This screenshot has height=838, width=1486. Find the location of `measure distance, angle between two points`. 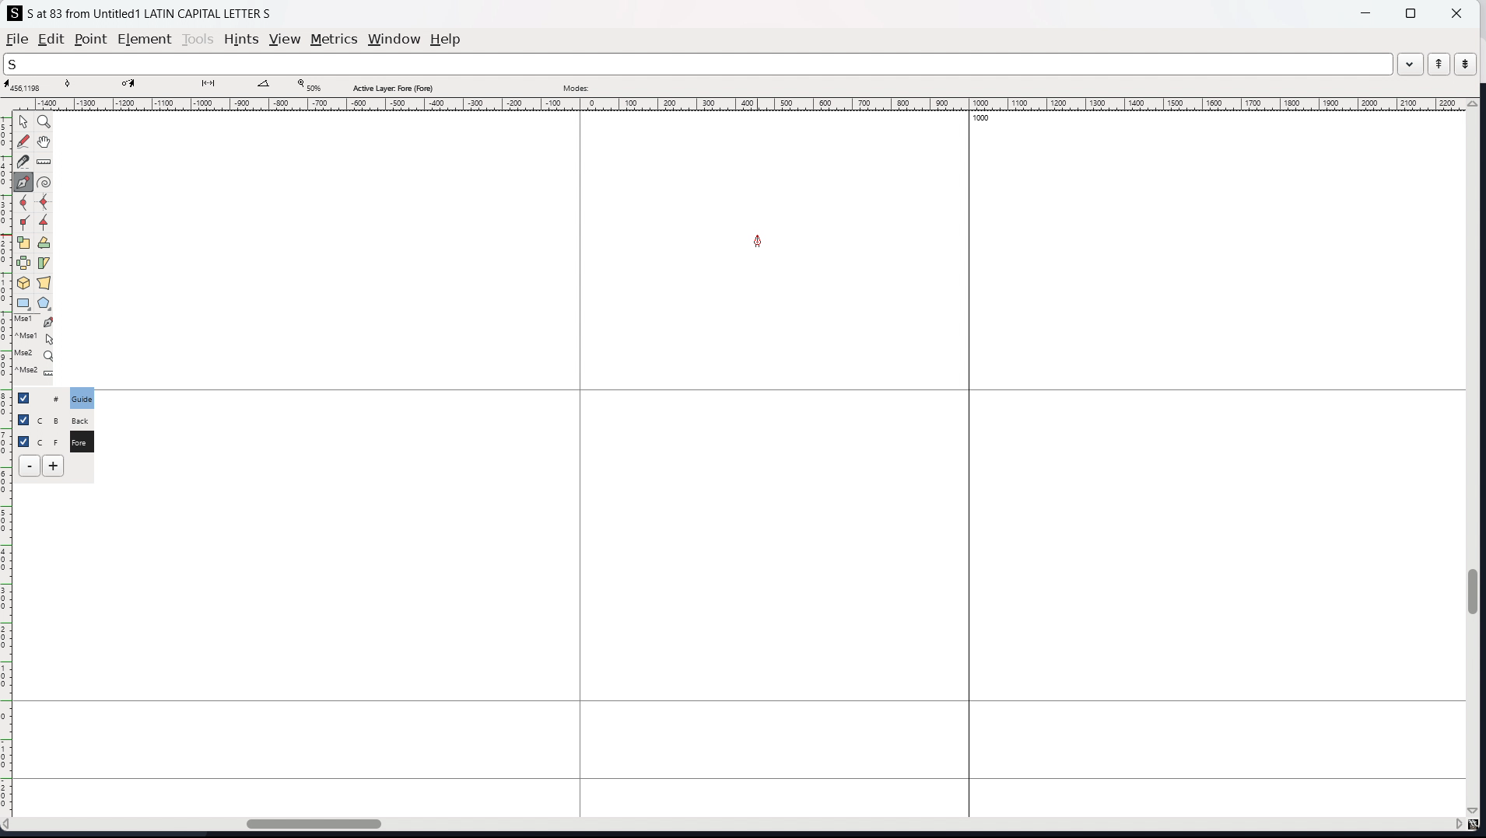

measure distance, angle between two points is located at coordinates (44, 162).